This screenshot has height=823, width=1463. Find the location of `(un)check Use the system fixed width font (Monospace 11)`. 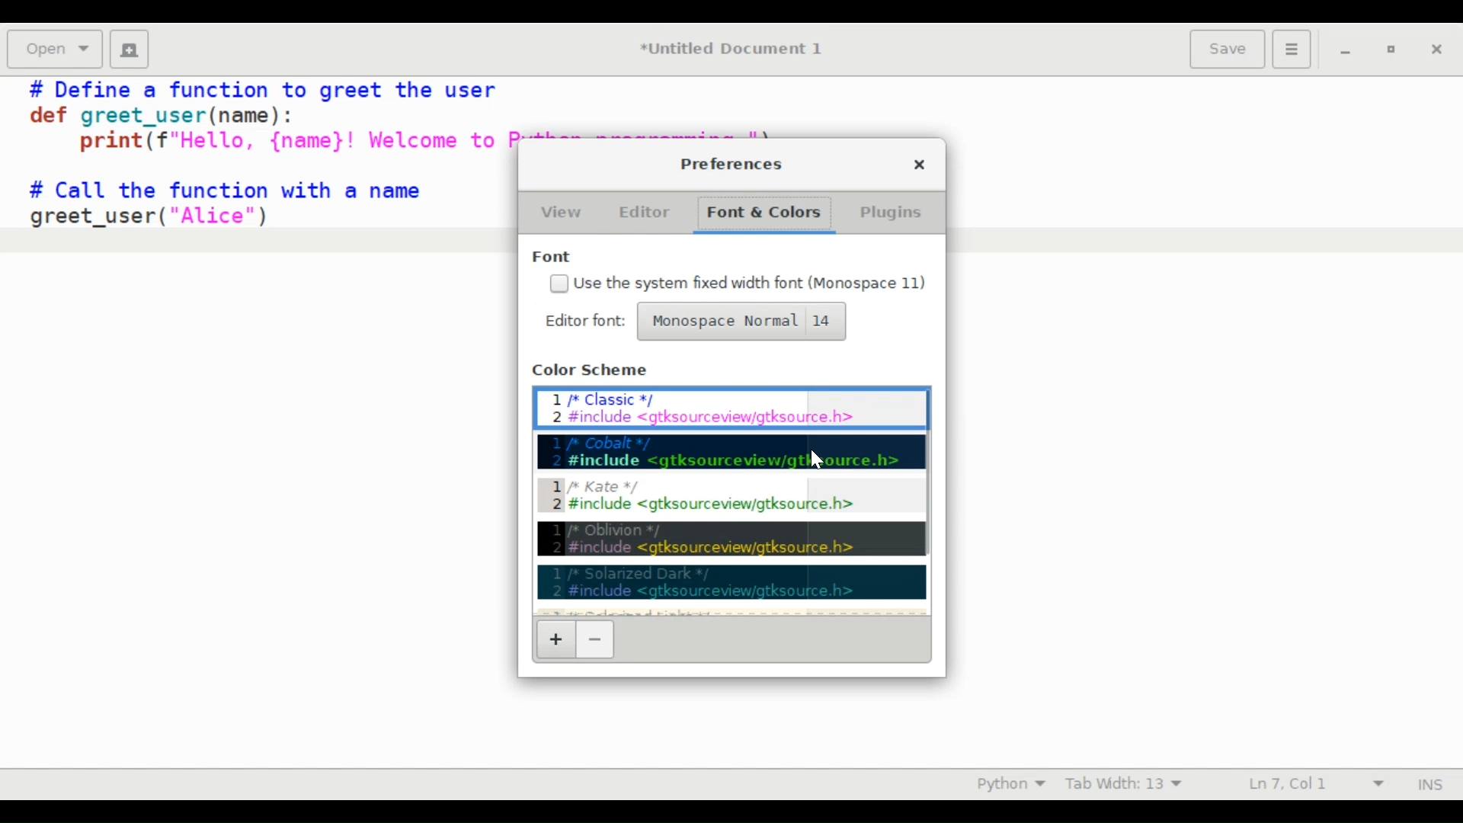

(un)check Use the system fixed width font (Monospace 11) is located at coordinates (737, 284).